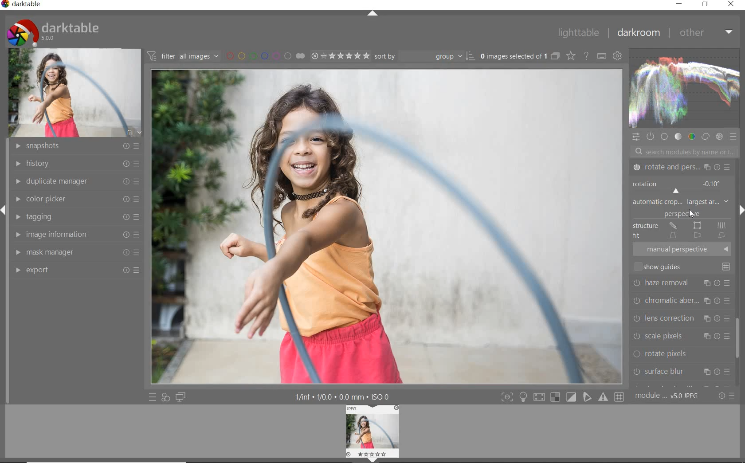  I want to click on AUTOMATICALLY CROP TO AVOID BLACK EDGES, so click(685, 216).